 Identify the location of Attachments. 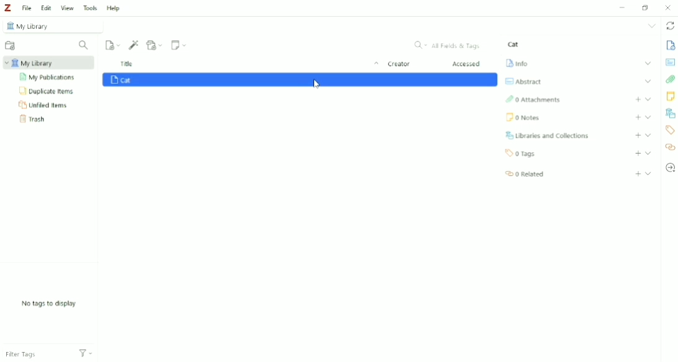
(533, 100).